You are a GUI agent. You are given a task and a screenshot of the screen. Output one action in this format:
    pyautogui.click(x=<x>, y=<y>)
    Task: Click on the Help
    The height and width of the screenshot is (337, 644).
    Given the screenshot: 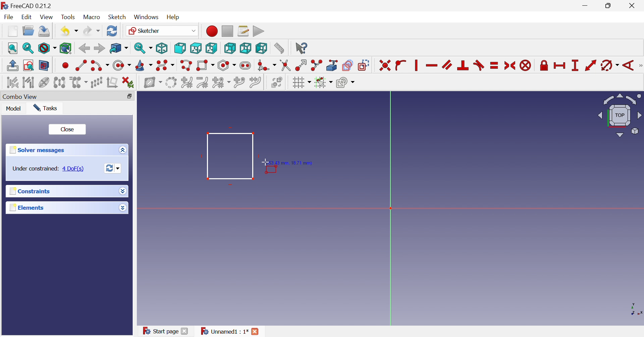 What is the action you would take?
    pyautogui.click(x=173, y=17)
    